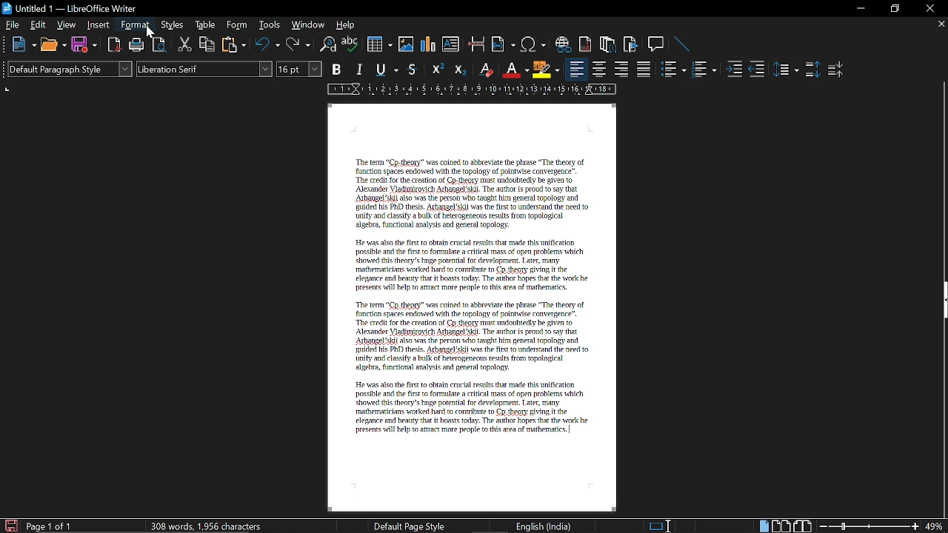 This screenshot has width=948, height=533. I want to click on Align left, so click(576, 69).